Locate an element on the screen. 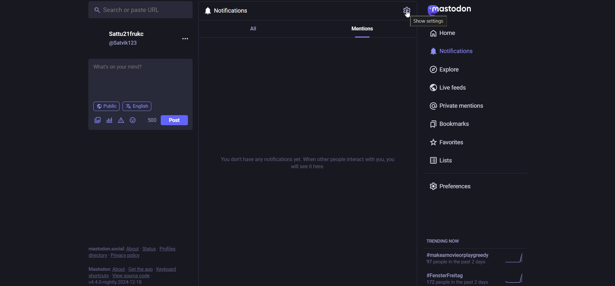  v4.4.0-nightly.2024-12-18 is located at coordinates (117, 282).